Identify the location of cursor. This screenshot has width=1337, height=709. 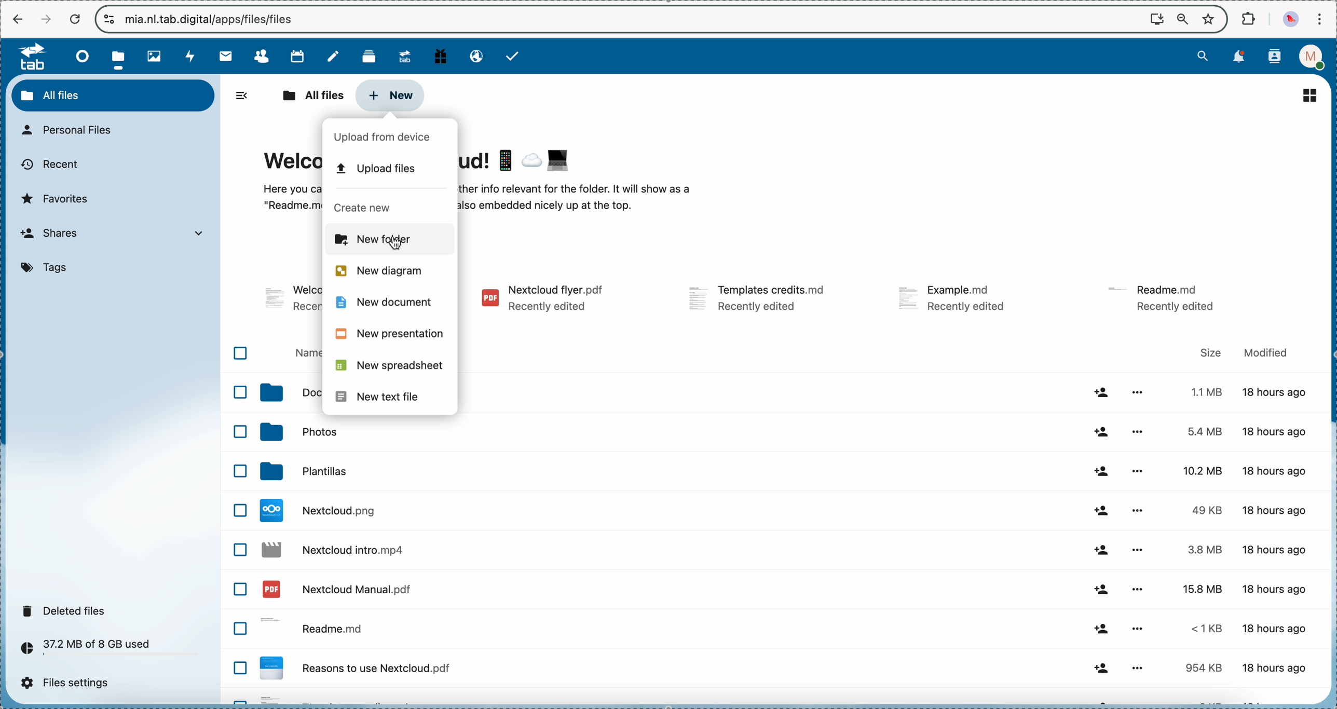
(397, 246).